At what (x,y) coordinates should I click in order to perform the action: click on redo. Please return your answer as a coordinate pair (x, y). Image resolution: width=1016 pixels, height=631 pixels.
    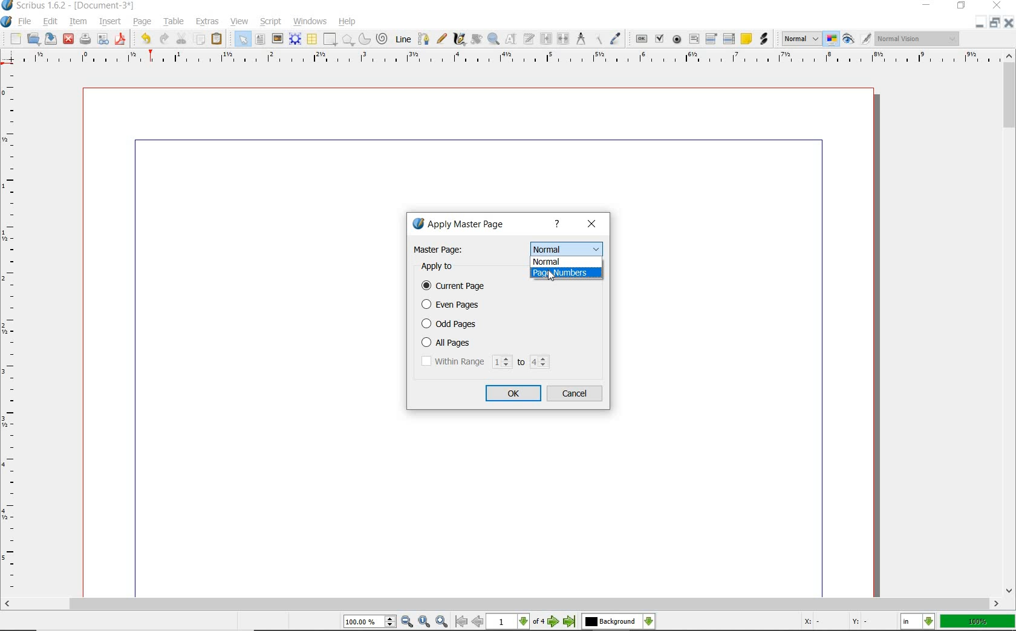
    Looking at the image, I should click on (162, 38).